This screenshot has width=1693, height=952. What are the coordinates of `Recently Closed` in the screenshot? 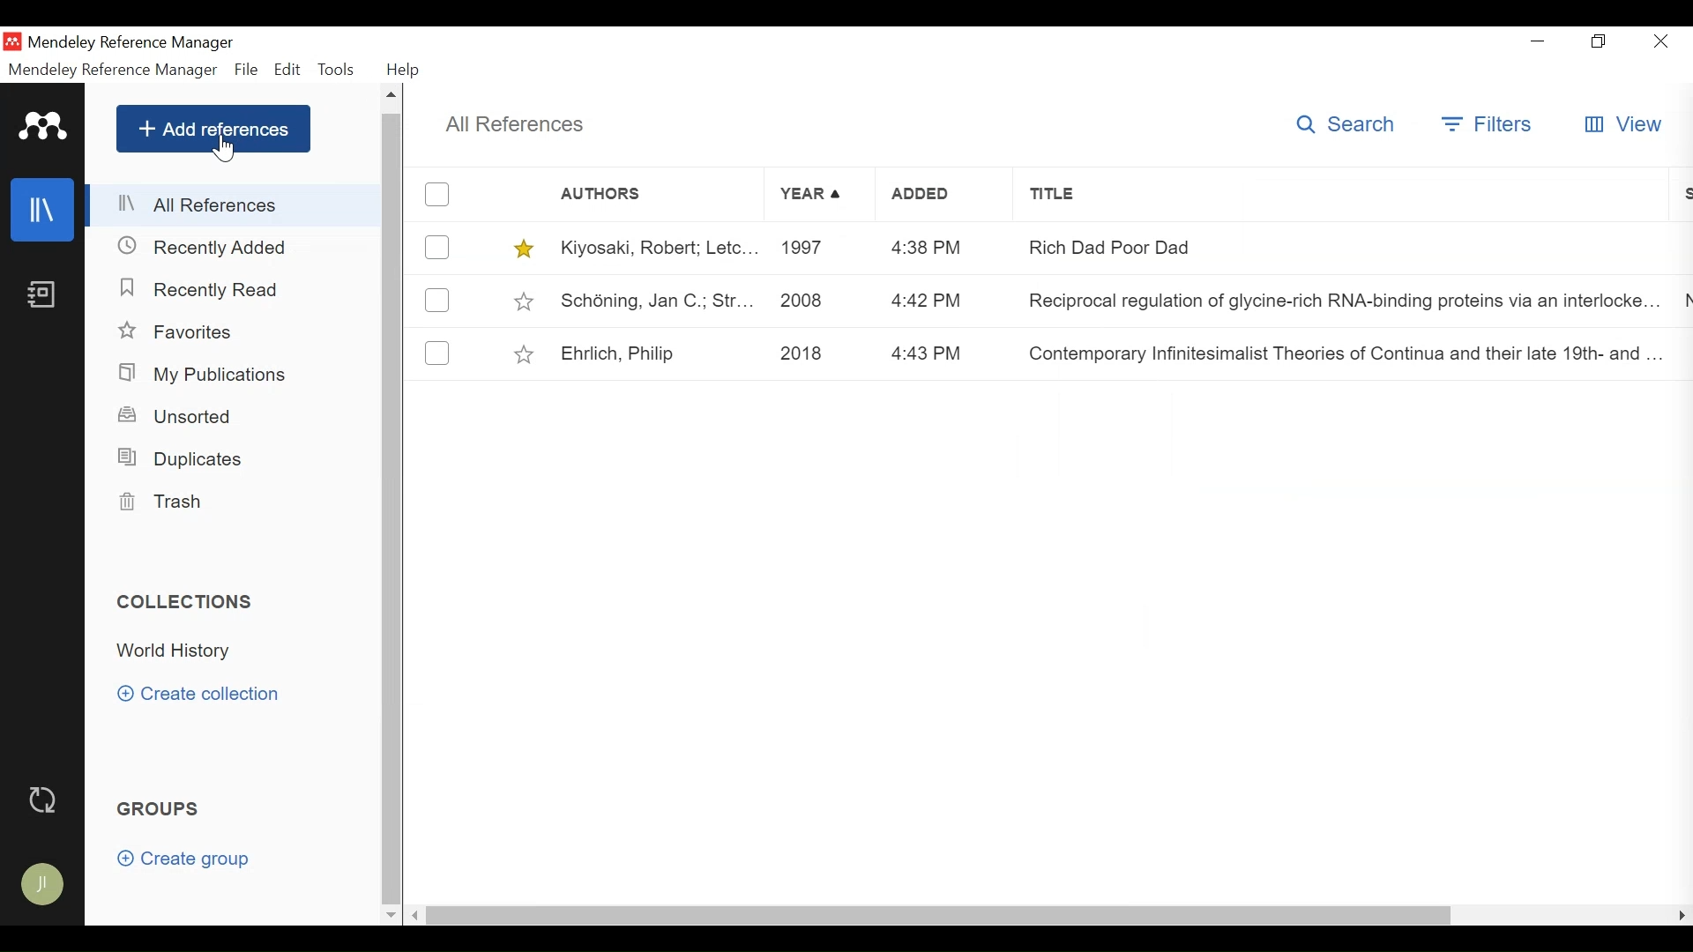 It's located at (205, 292).